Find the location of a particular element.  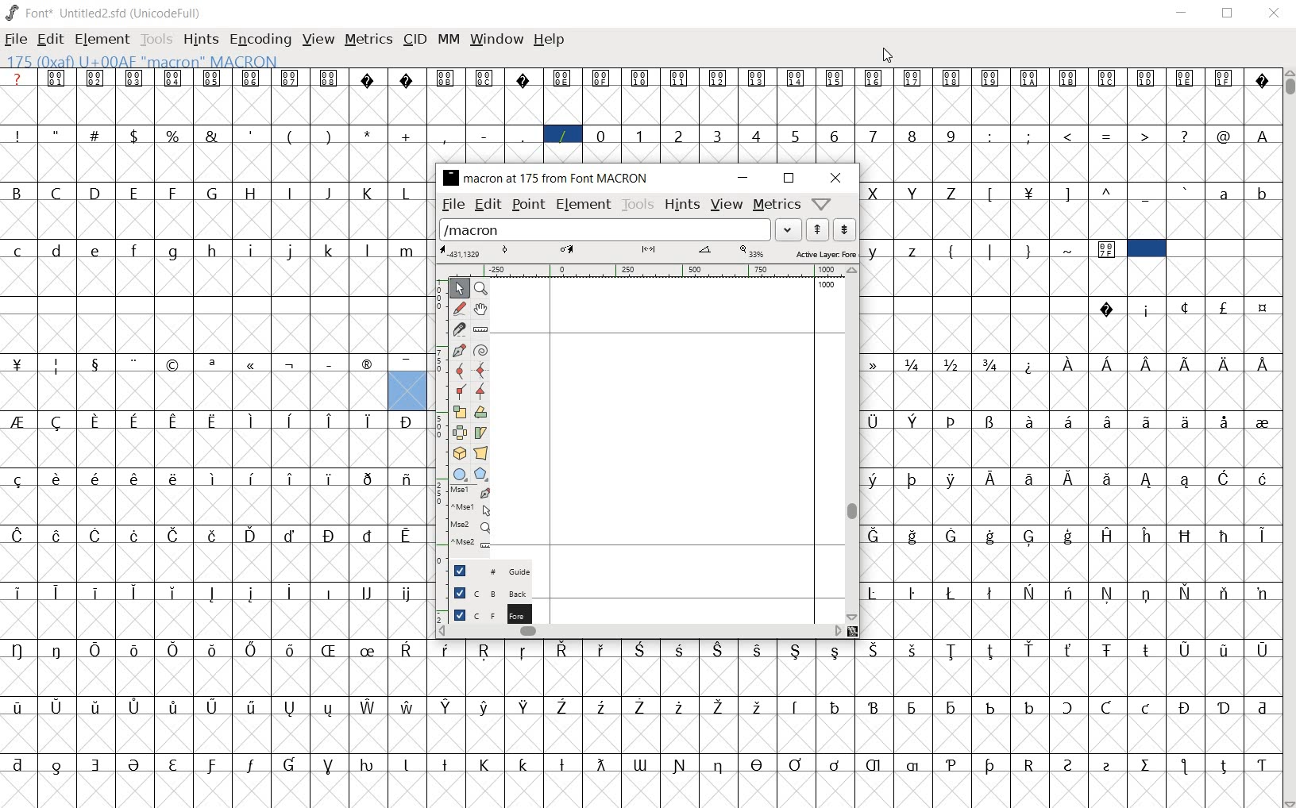

Symbol is located at coordinates (488, 650).